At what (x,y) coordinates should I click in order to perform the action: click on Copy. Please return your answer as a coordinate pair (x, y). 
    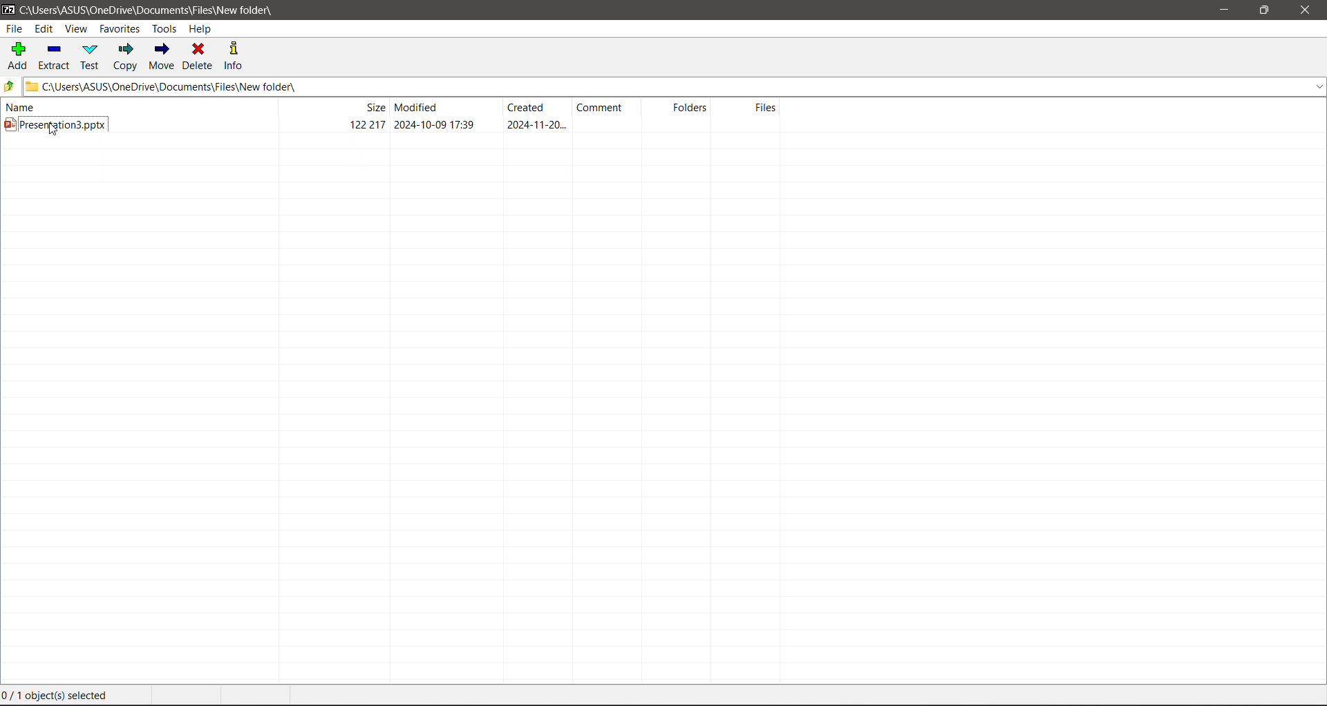
    Looking at the image, I should click on (125, 57).